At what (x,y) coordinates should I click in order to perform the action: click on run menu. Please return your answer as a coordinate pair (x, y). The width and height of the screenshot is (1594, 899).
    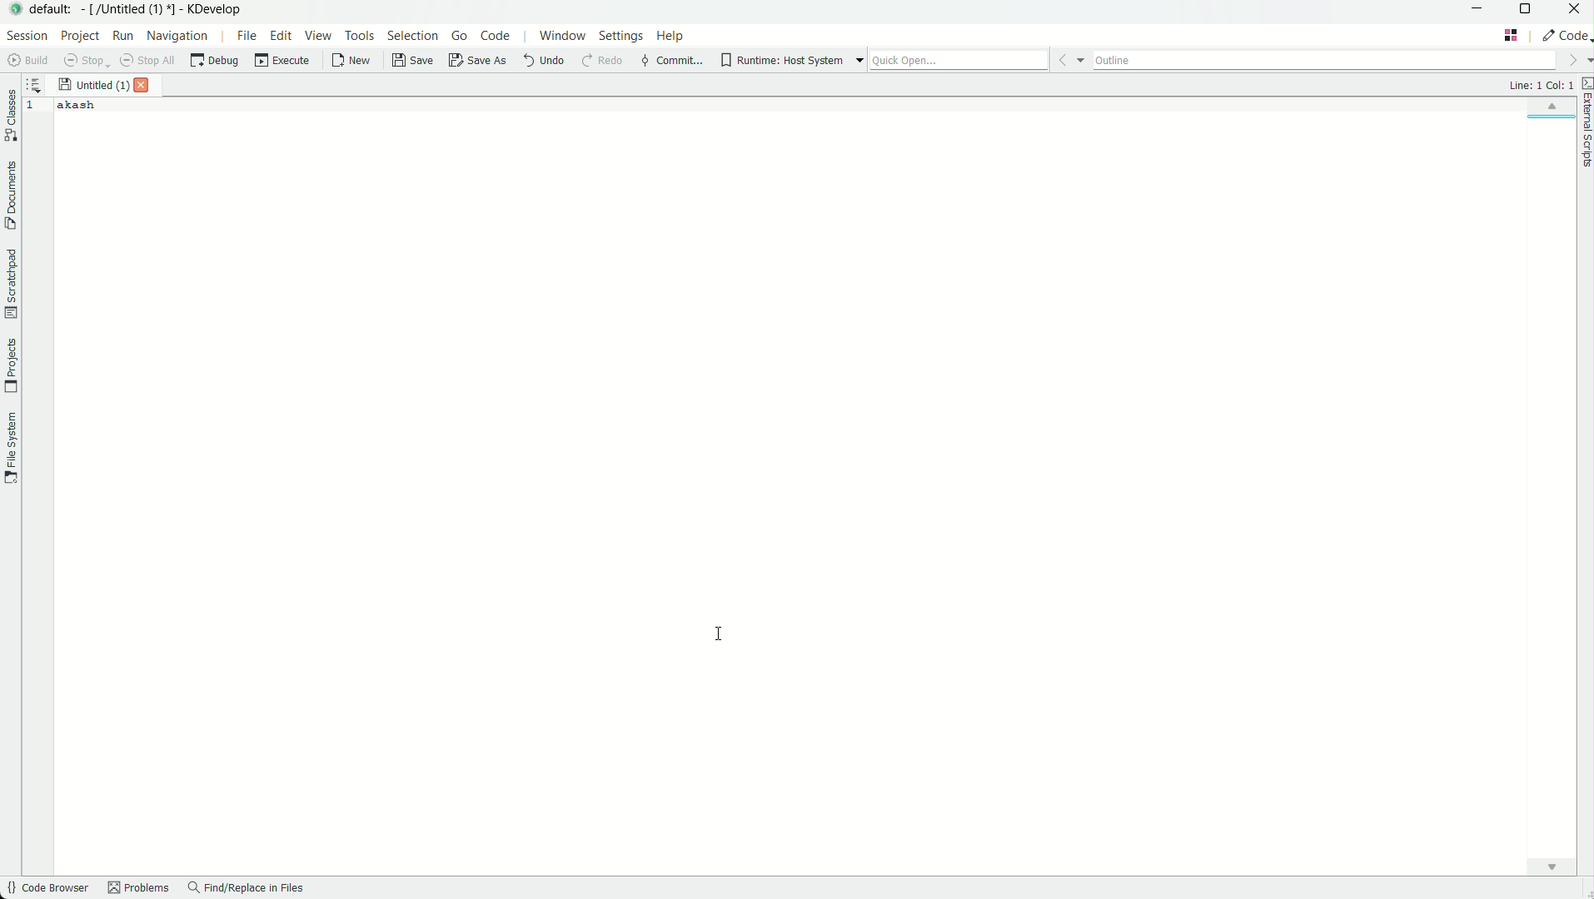
    Looking at the image, I should click on (123, 36).